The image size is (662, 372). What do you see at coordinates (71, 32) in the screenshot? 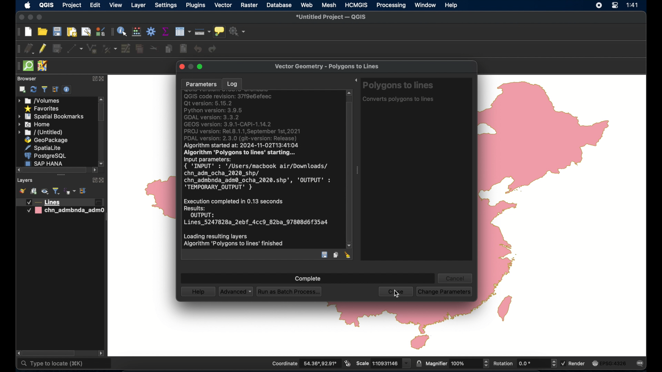
I see `print layout` at bounding box center [71, 32].